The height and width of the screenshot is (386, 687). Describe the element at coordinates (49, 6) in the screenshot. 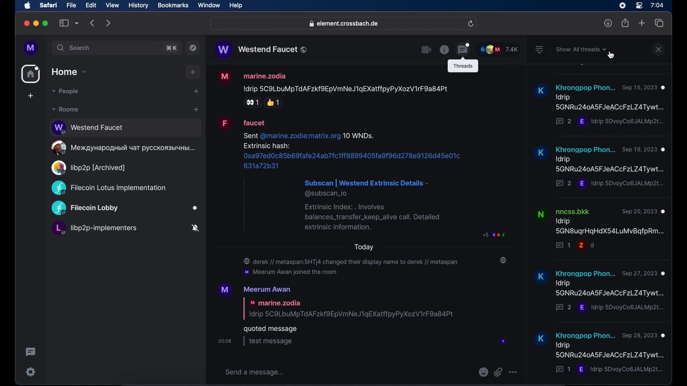

I see `safari` at that location.